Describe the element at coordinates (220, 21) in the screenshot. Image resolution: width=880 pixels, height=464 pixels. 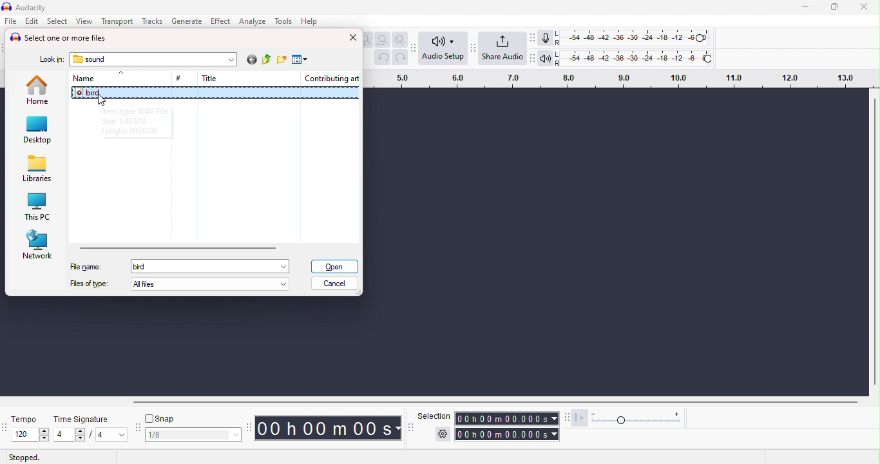
I see `effect` at that location.